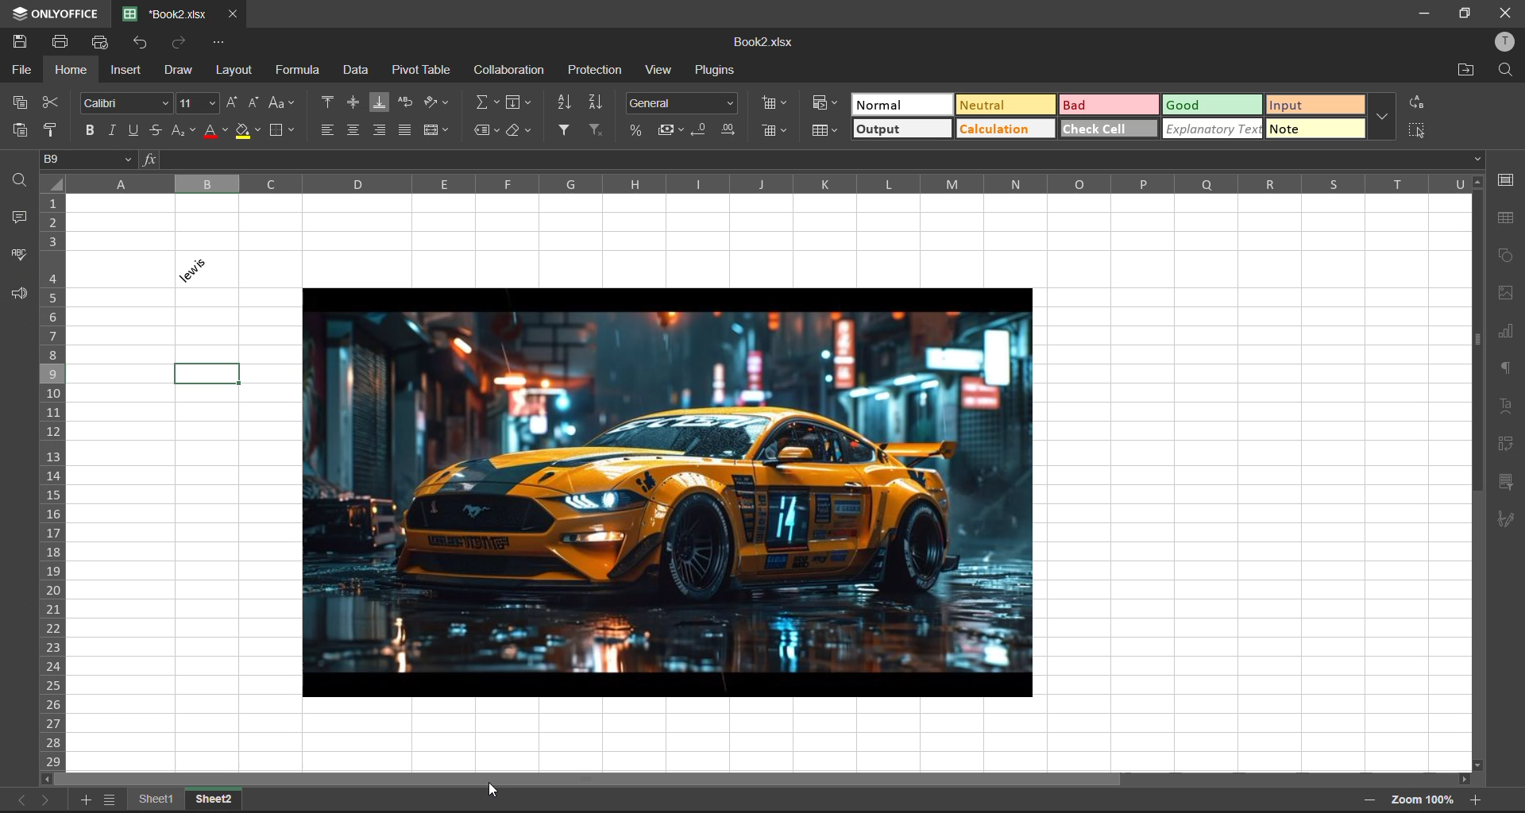  What do you see at coordinates (22, 254) in the screenshot?
I see `spellcheck` at bounding box center [22, 254].